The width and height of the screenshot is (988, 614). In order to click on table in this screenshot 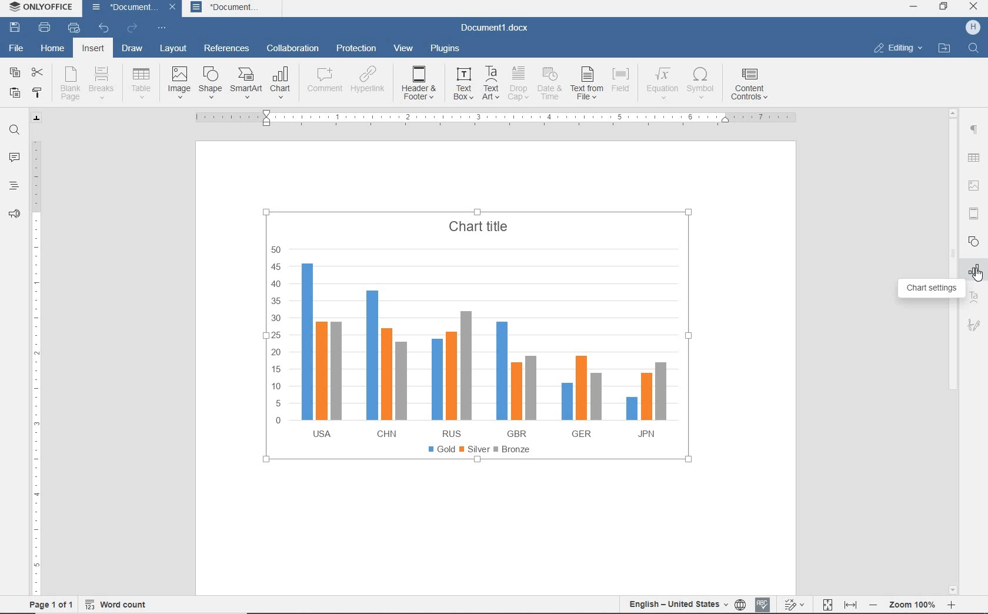, I will do `click(141, 83)`.